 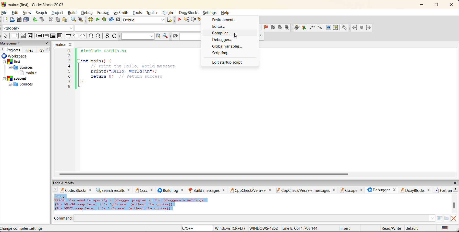 I want to click on cut, so click(x=51, y=20).